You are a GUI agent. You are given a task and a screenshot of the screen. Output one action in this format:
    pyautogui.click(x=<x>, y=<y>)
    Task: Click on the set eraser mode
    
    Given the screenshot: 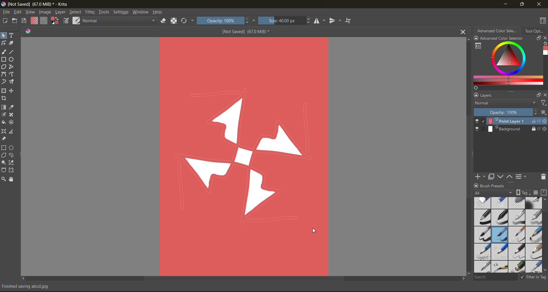 What is the action you would take?
    pyautogui.click(x=163, y=21)
    